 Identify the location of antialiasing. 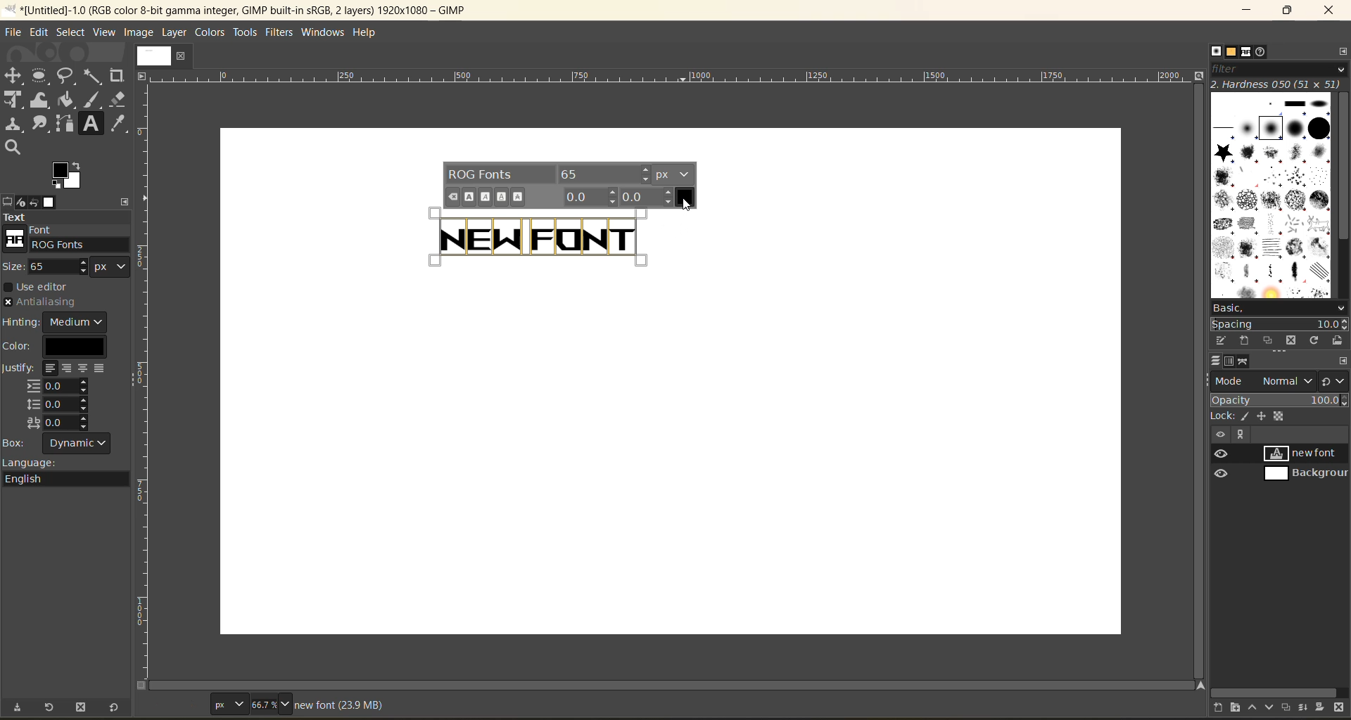
(41, 303).